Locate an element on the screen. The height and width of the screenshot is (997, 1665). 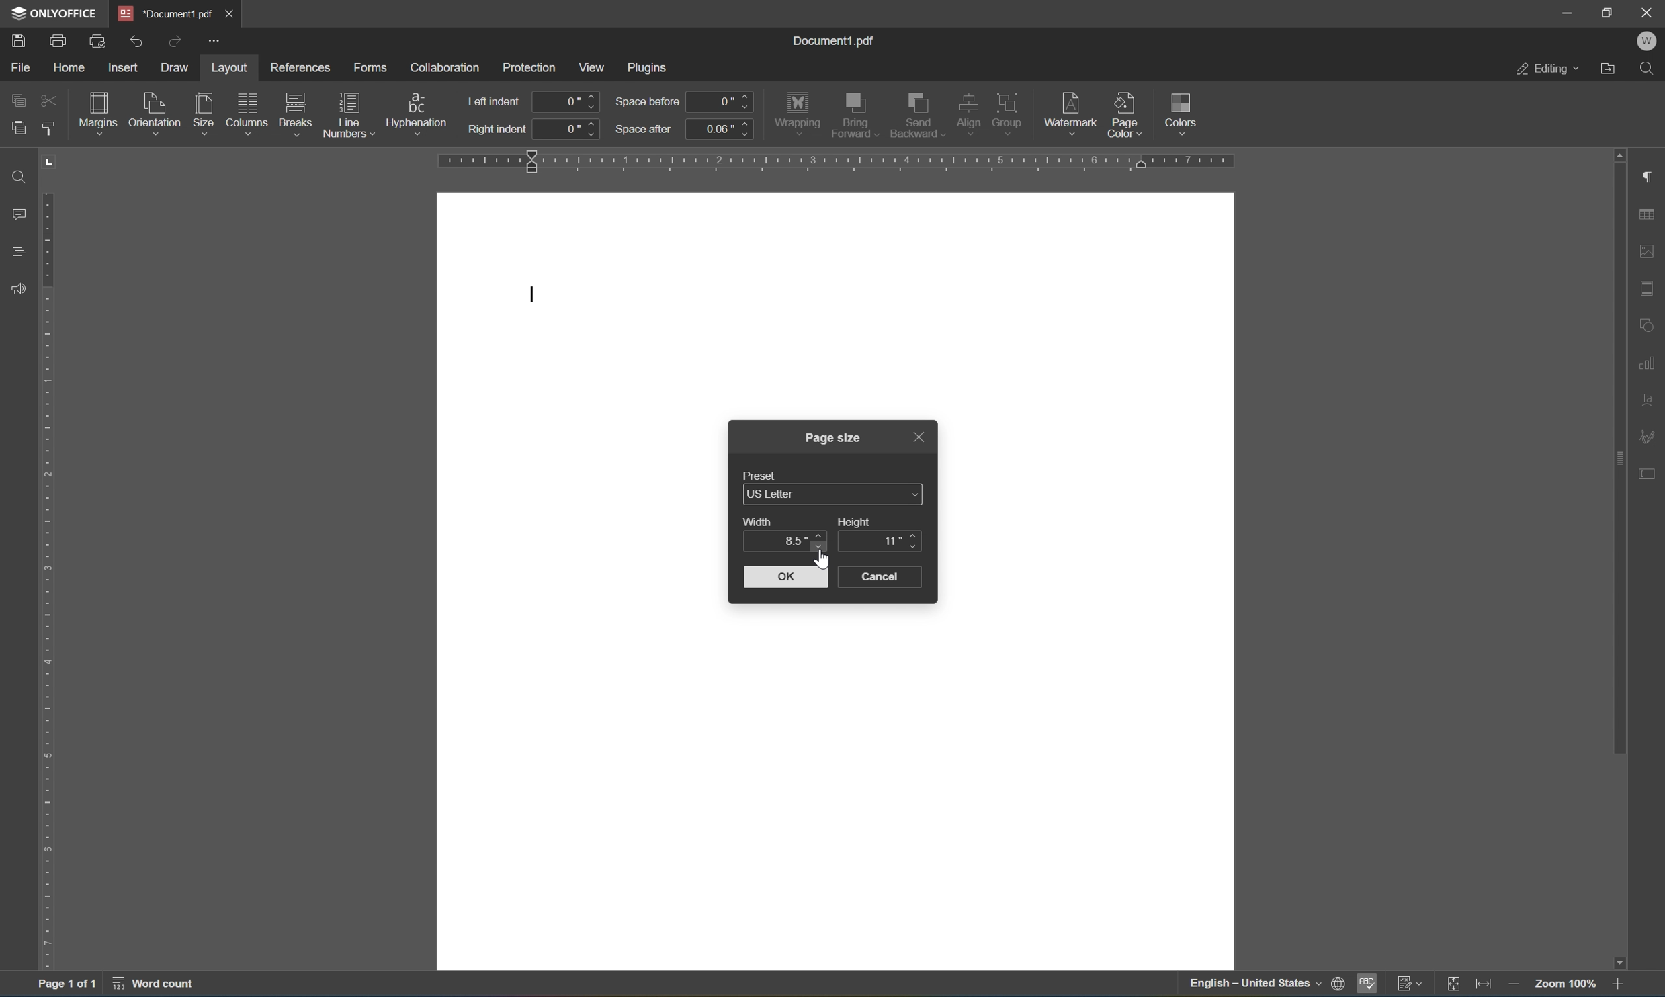
breaks is located at coordinates (296, 107).